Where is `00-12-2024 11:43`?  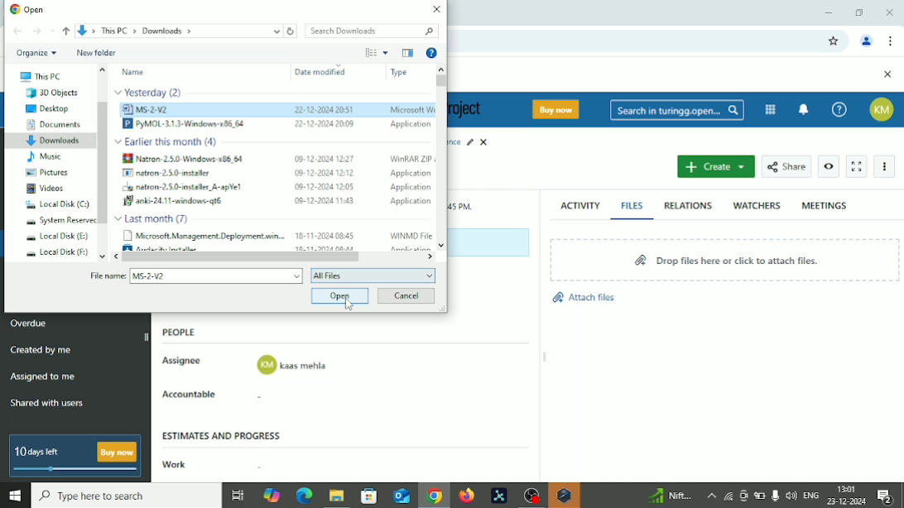
00-12-2024 11:43 is located at coordinates (325, 201).